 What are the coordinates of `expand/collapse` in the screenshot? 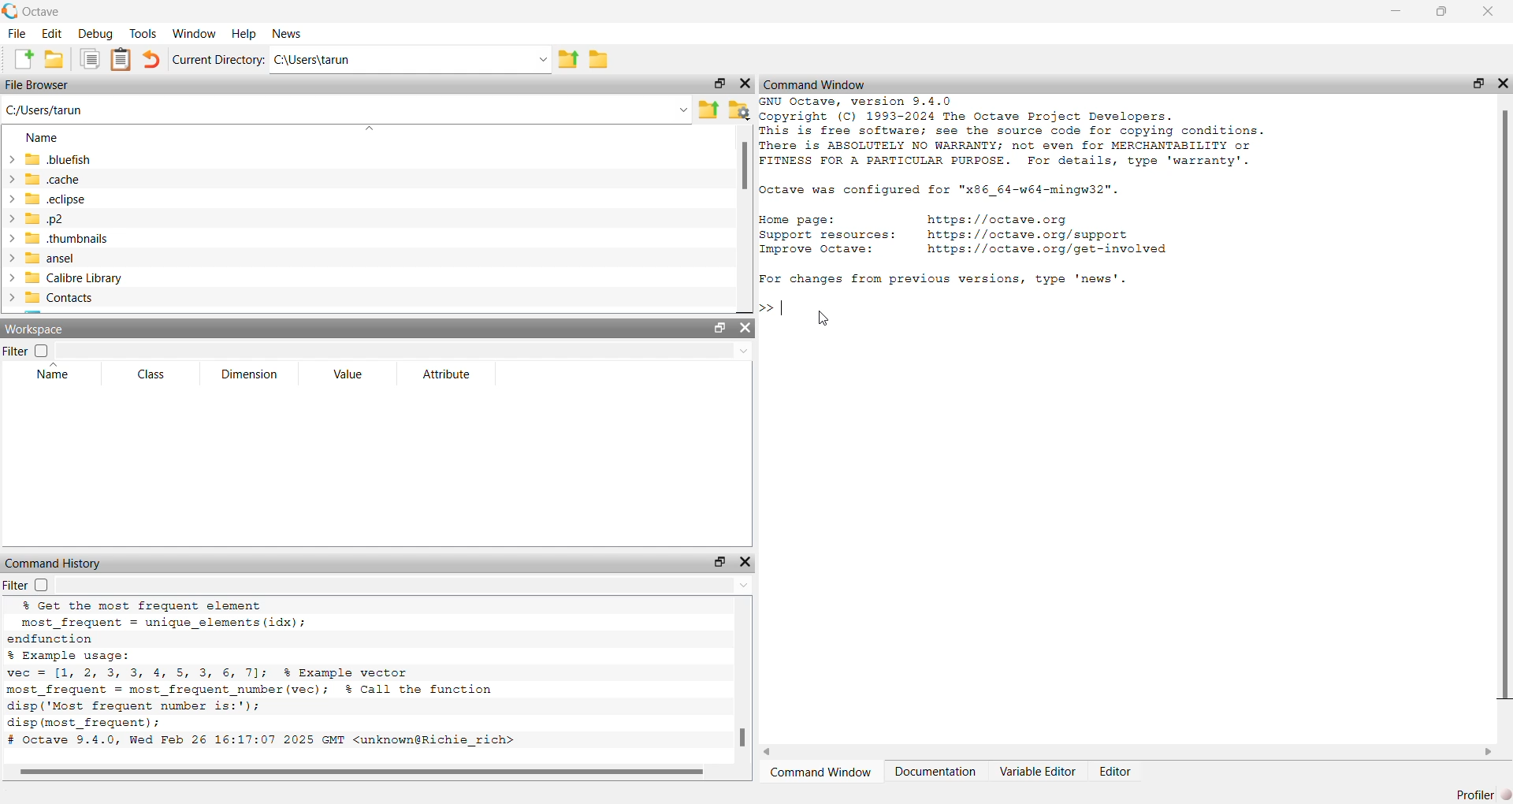 It's located at (10, 238).